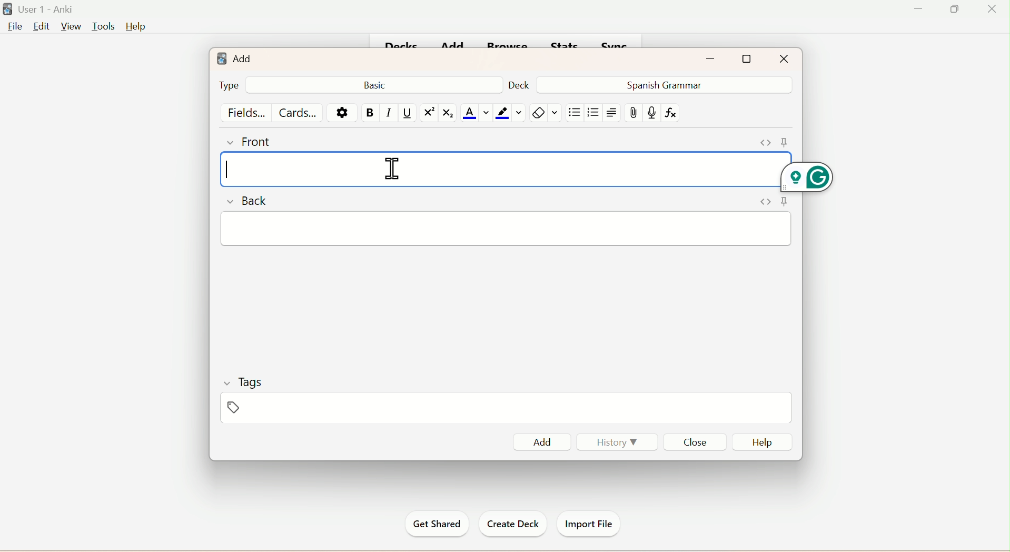 This screenshot has width=1010, height=552. Describe the element at coordinates (101, 27) in the screenshot. I see `Tools` at that location.